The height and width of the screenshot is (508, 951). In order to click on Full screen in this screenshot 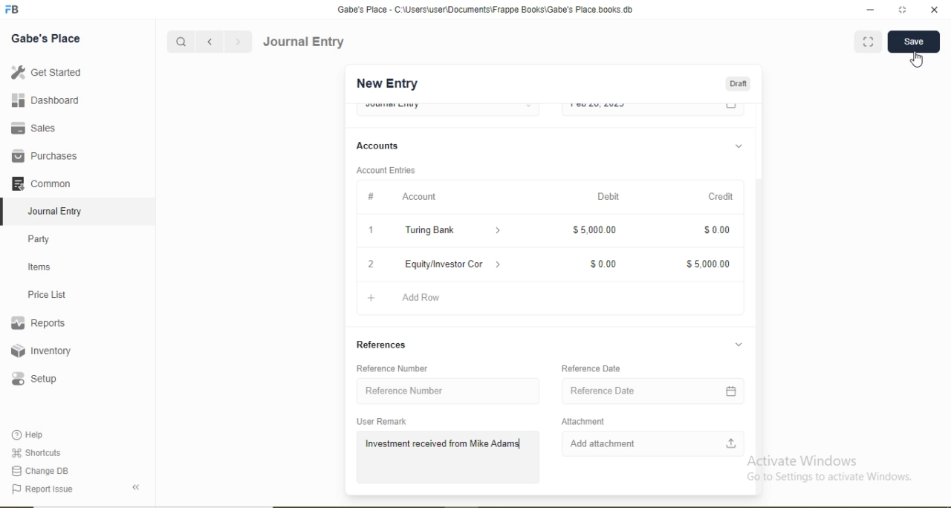, I will do `click(869, 41)`.